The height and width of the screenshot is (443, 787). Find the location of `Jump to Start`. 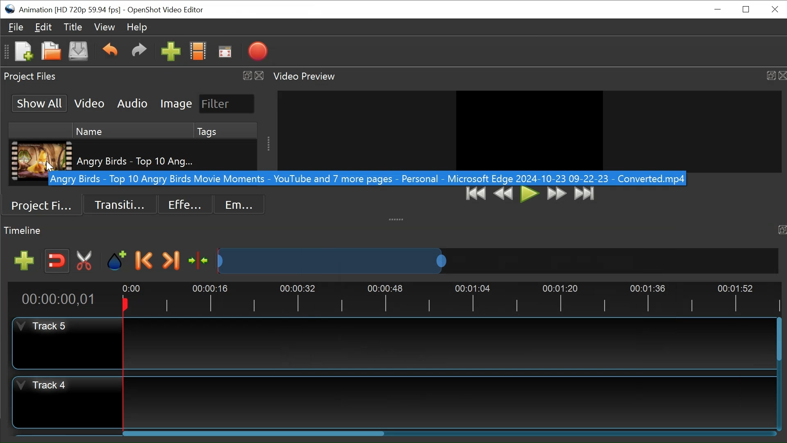

Jump to Start is located at coordinates (477, 194).